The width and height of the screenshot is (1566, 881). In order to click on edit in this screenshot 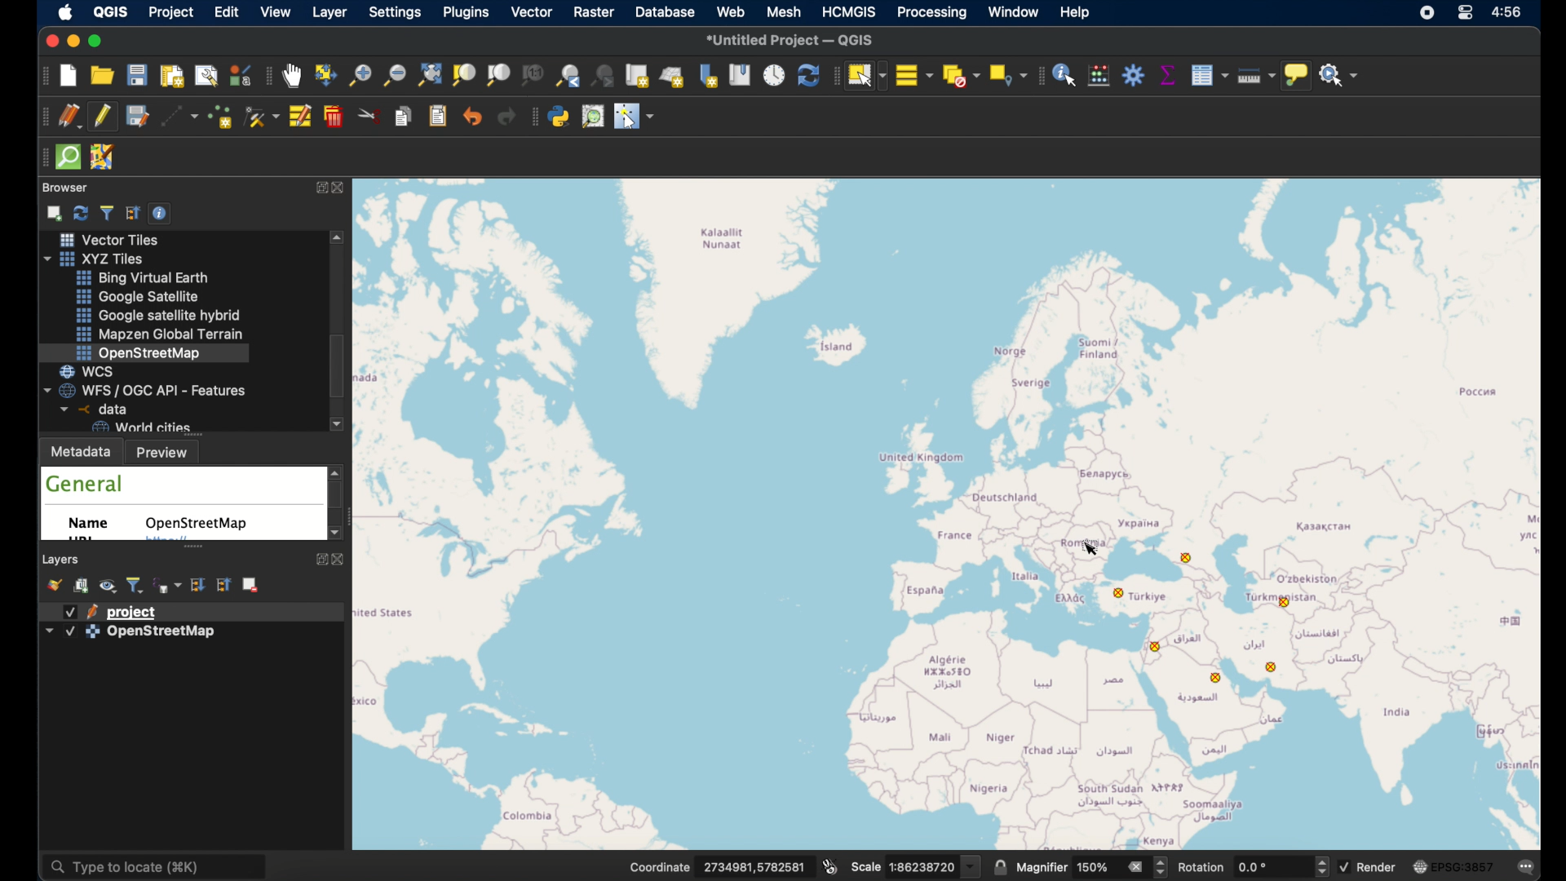, I will do `click(228, 12)`.